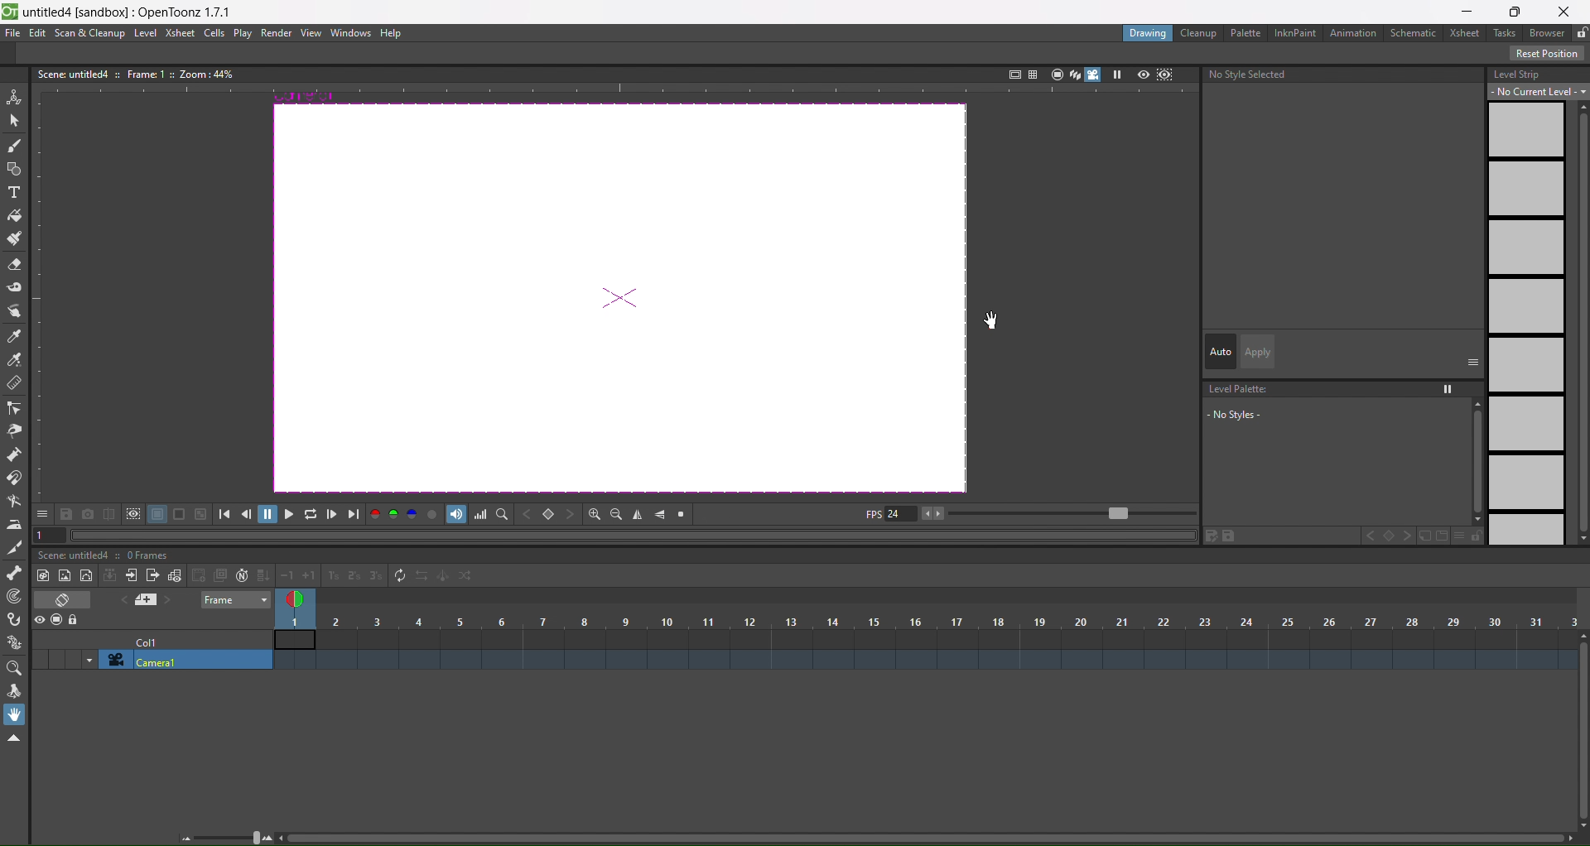  What do you see at coordinates (1580, 732) in the screenshot?
I see `scroll bar` at bounding box center [1580, 732].